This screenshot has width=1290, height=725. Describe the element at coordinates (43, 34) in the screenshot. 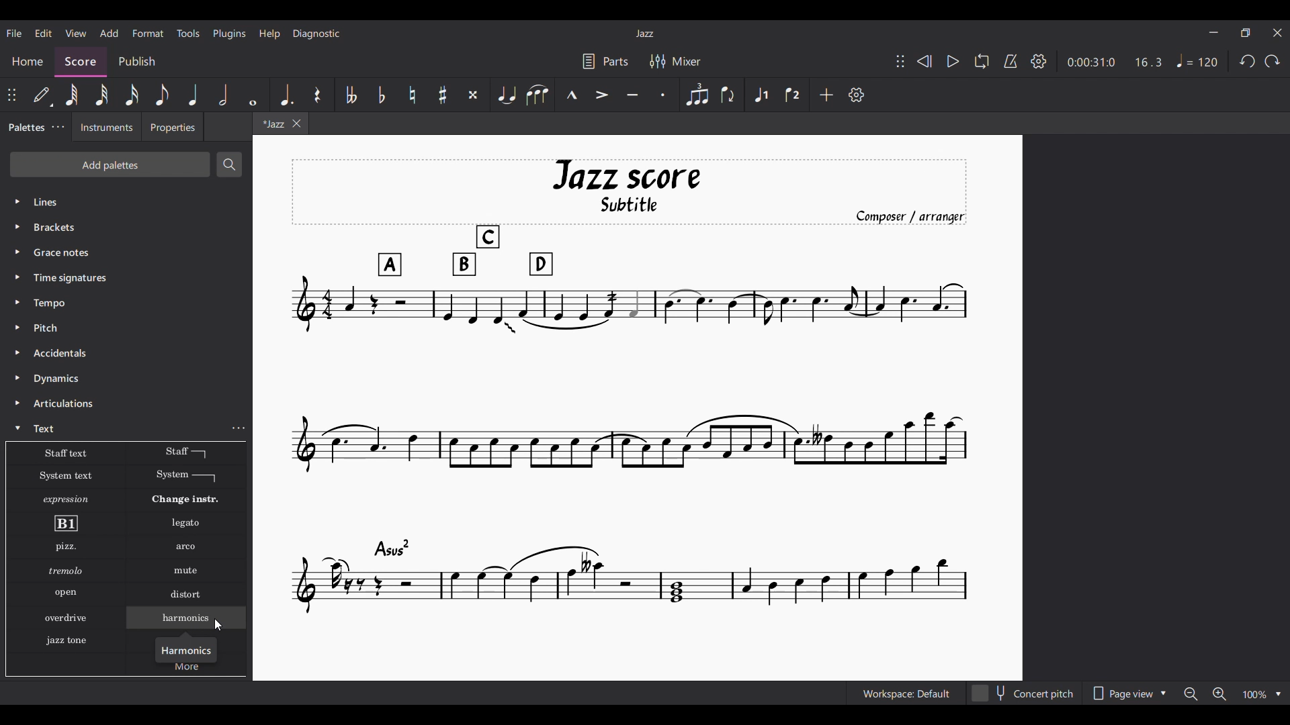

I see `Edit menu` at that location.